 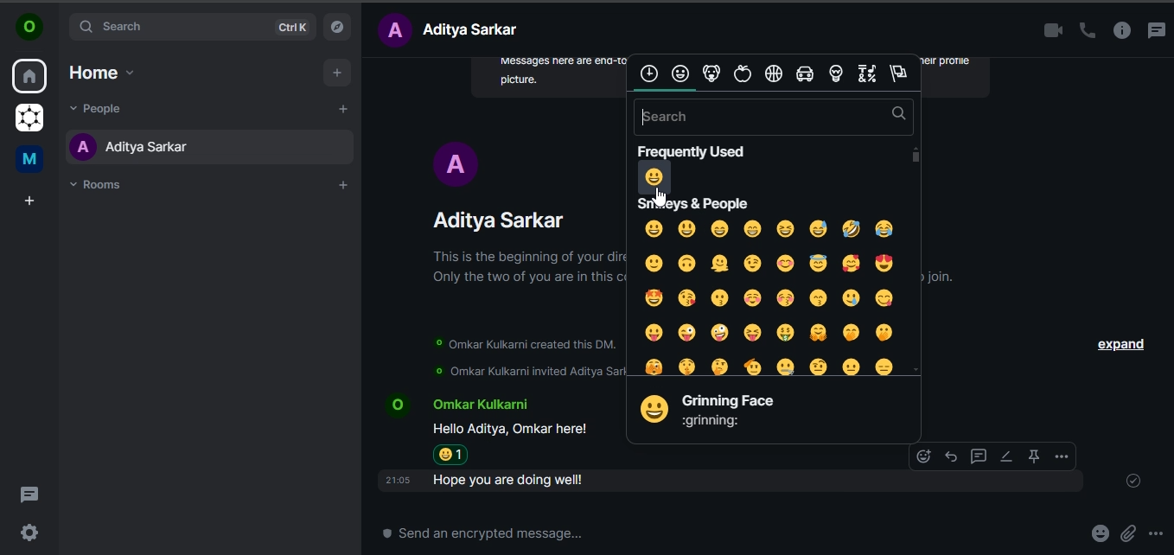 What do you see at coordinates (394, 404) in the screenshot?
I see `Avatar` at bounding box center [394, 404].